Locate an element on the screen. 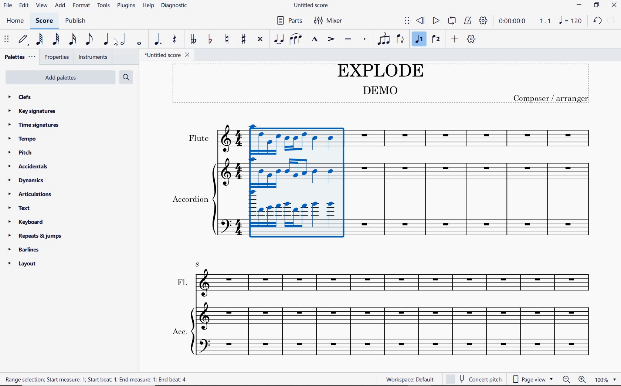  tenuto is located at coordinates (349, 40).